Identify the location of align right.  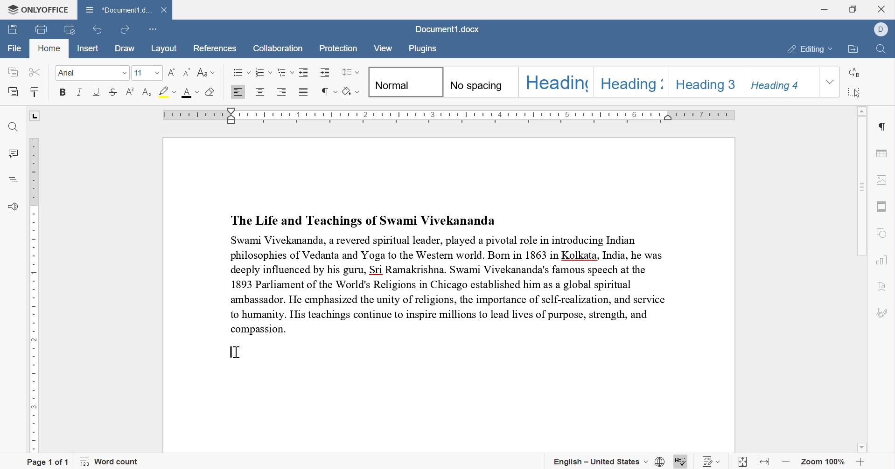
(282, 91).